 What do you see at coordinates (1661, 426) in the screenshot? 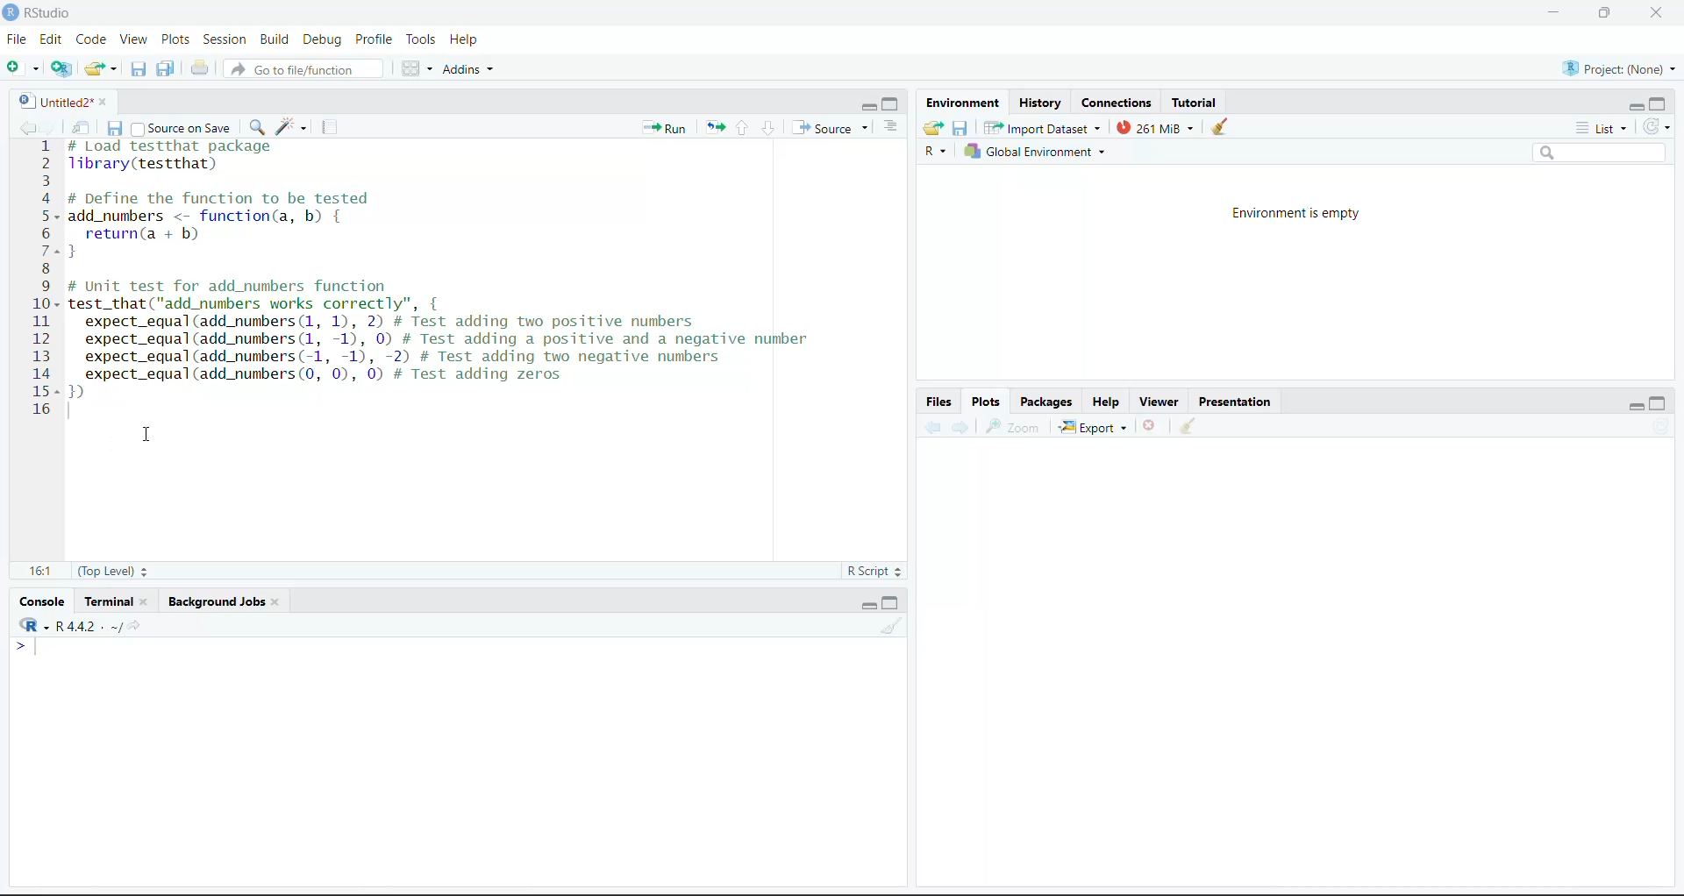
I see `Refresh` at bounding box center [1661, 426].